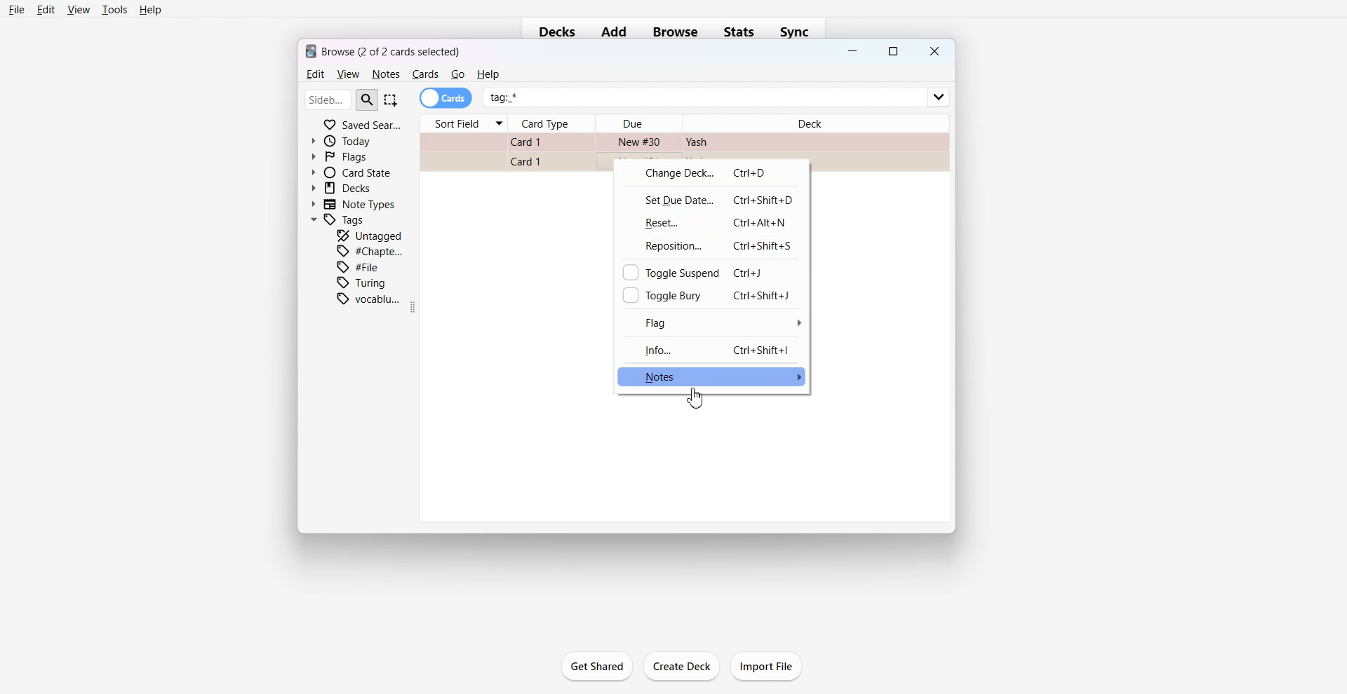 The width and height of the screenshot is (1347, 694). What do you see at coordinates (488, 74) in the screenshot?
I see `He` at bounding box center [488, 74].